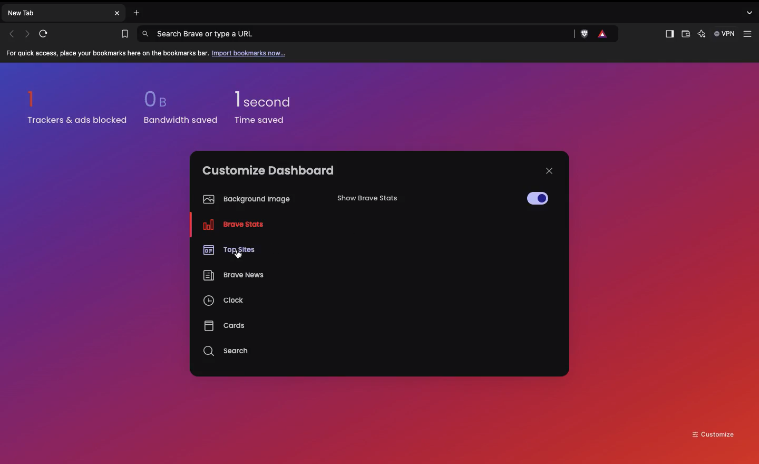  I want to click on Bookmarks, so click(122, 34).